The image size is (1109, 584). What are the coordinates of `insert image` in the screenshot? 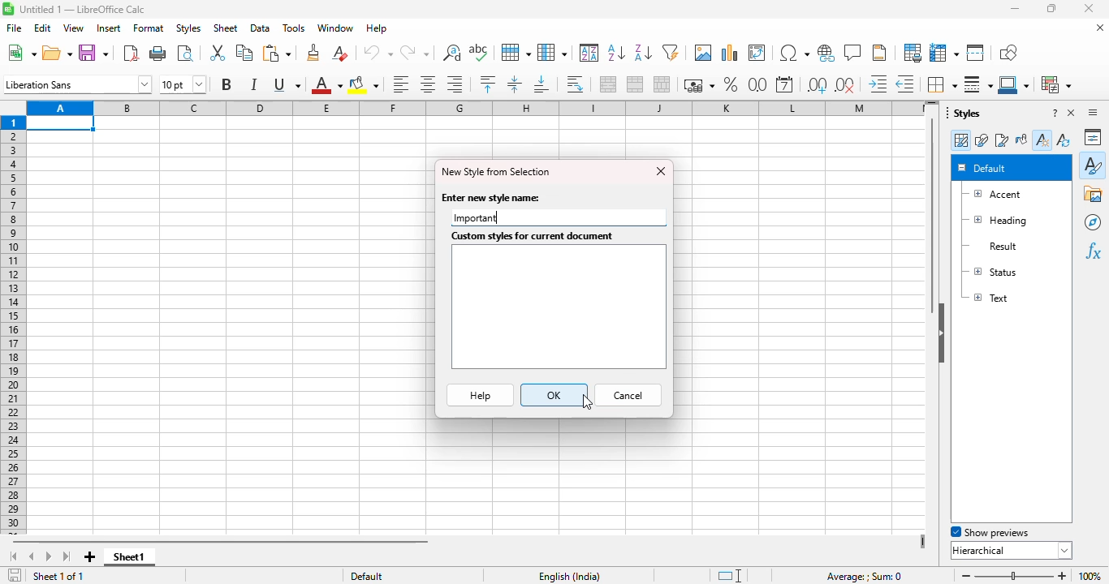 It's located at (704, 53).